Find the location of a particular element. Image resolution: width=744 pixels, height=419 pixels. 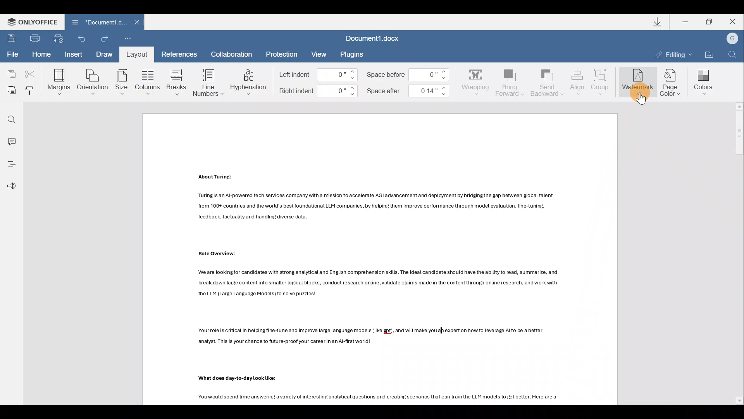

Margins is located at coordinates (60, 80).